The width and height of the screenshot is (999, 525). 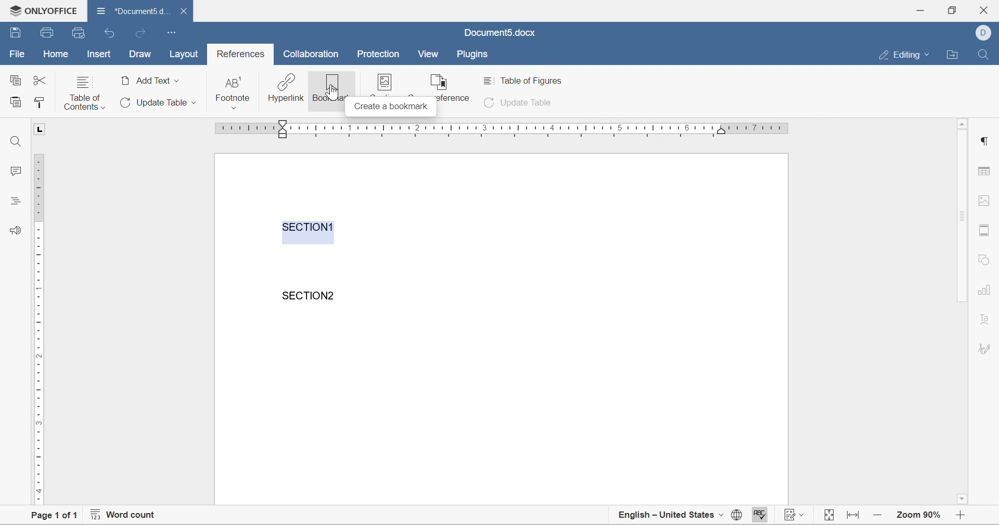 What do you see at coordinates (390, 108) in the screenshot?
I see `create a bookmark` at bounding box center [390, 108].